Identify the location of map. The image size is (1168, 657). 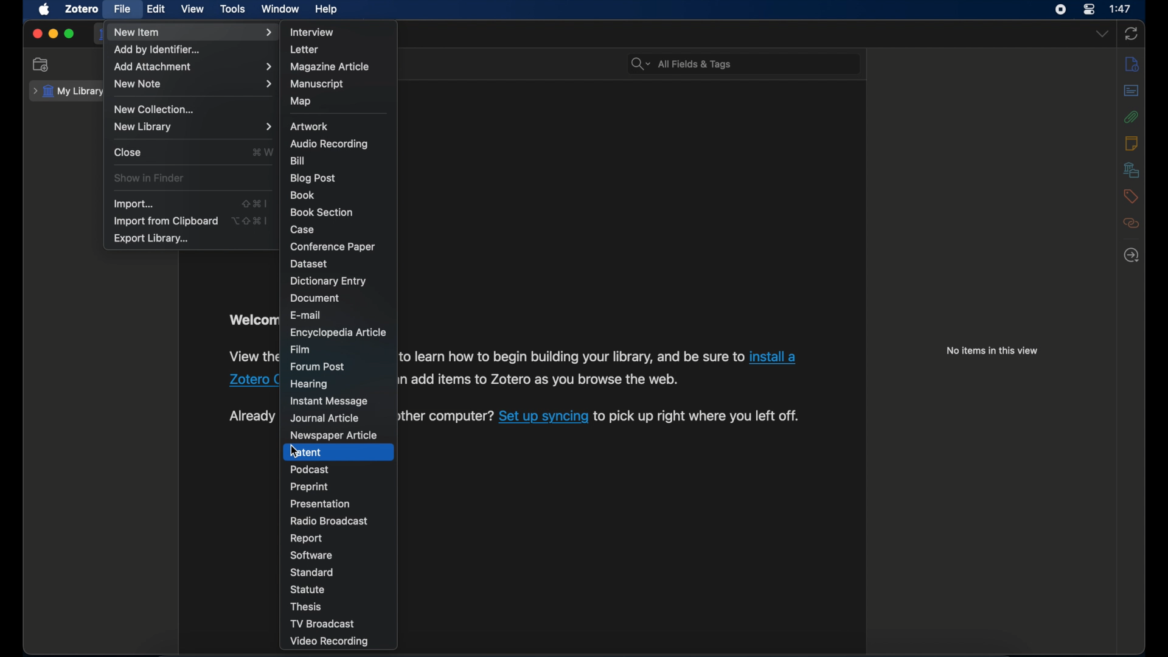
(302, 101).